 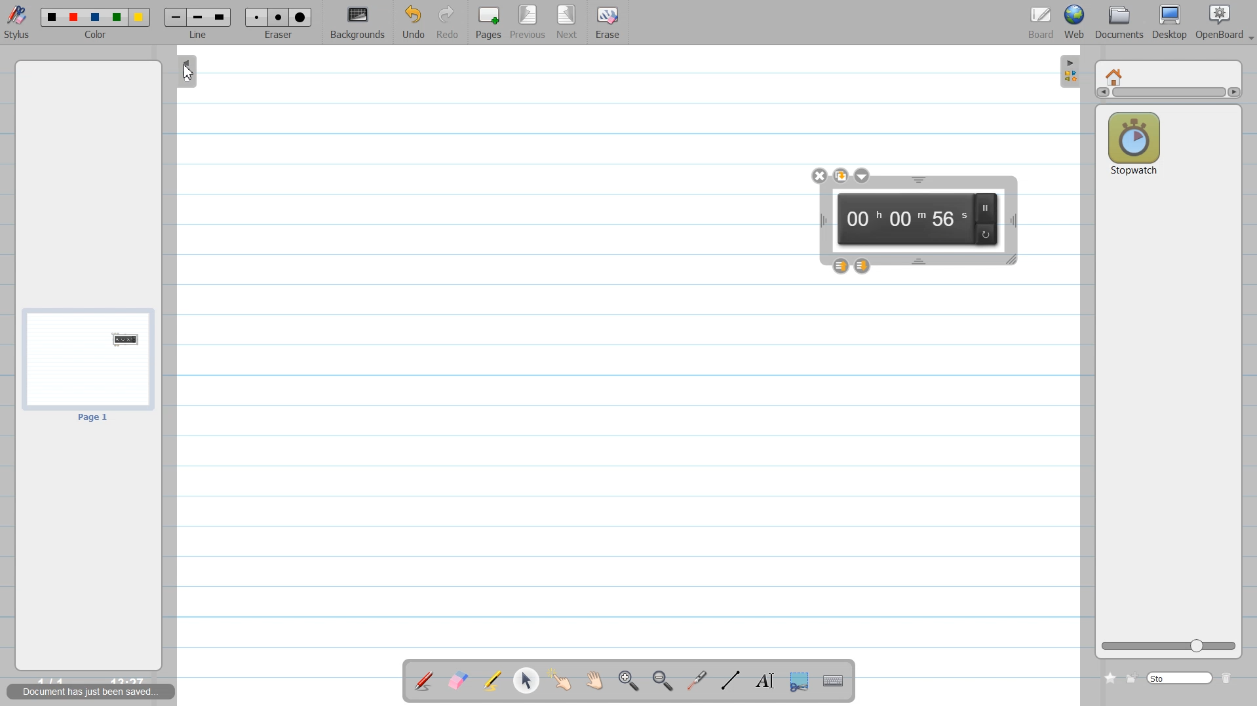 I want to click on Home window, so click(x=1115, y=75).